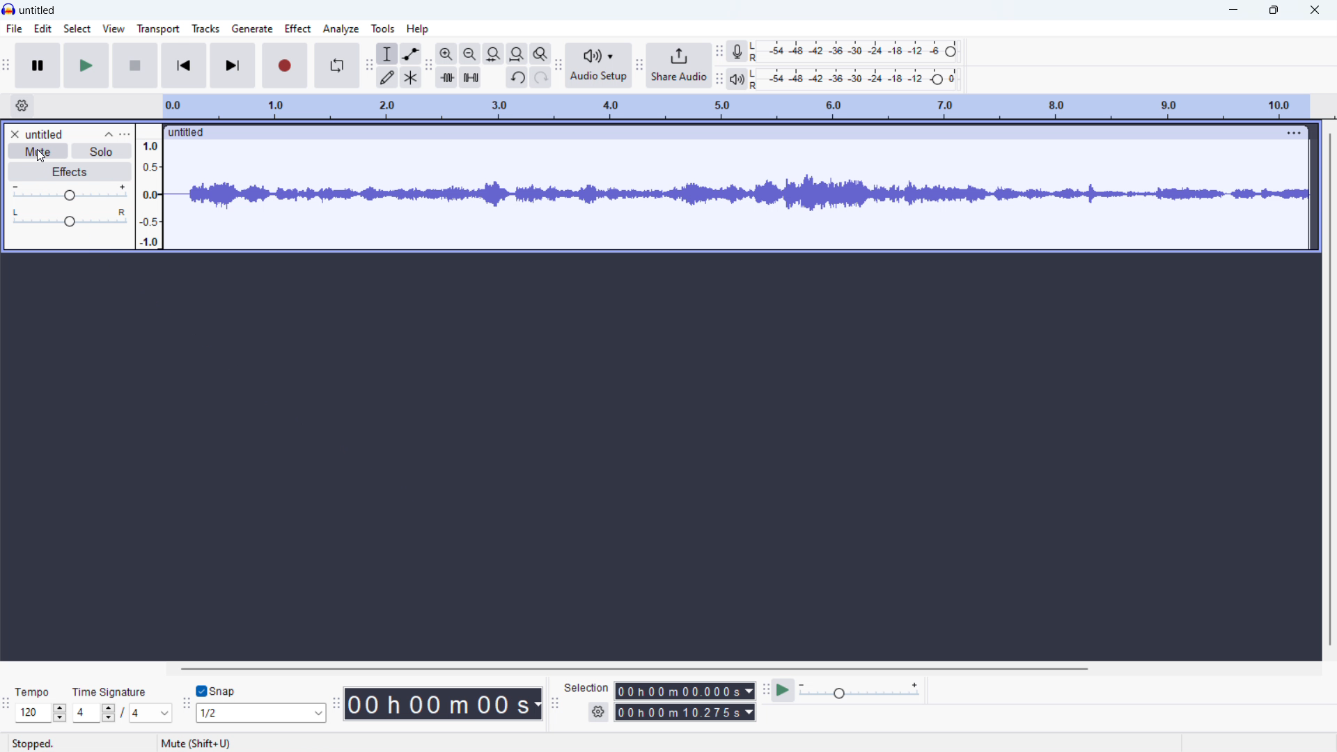 The image size is (1337, 752). I want to click on selection toolbar, so click(554, 704).